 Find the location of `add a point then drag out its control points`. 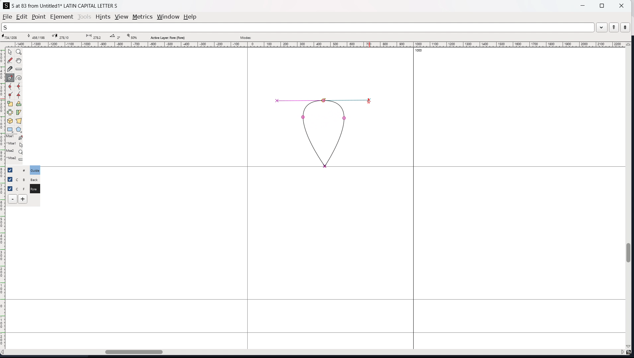

add a point then drag out its control points is located at coordinates (10, 78).